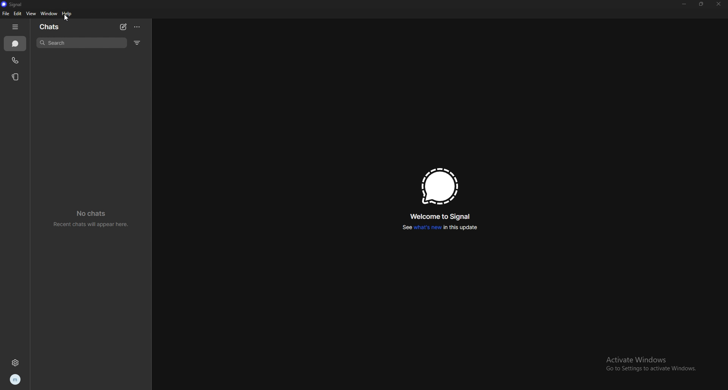  What do you see at coordinates (66, 18) in the screenshot?
I see `cursor` at bounding box center [66, 18].